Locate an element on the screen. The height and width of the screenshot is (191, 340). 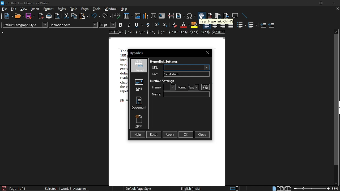
file is located at coordinates (5, 9).